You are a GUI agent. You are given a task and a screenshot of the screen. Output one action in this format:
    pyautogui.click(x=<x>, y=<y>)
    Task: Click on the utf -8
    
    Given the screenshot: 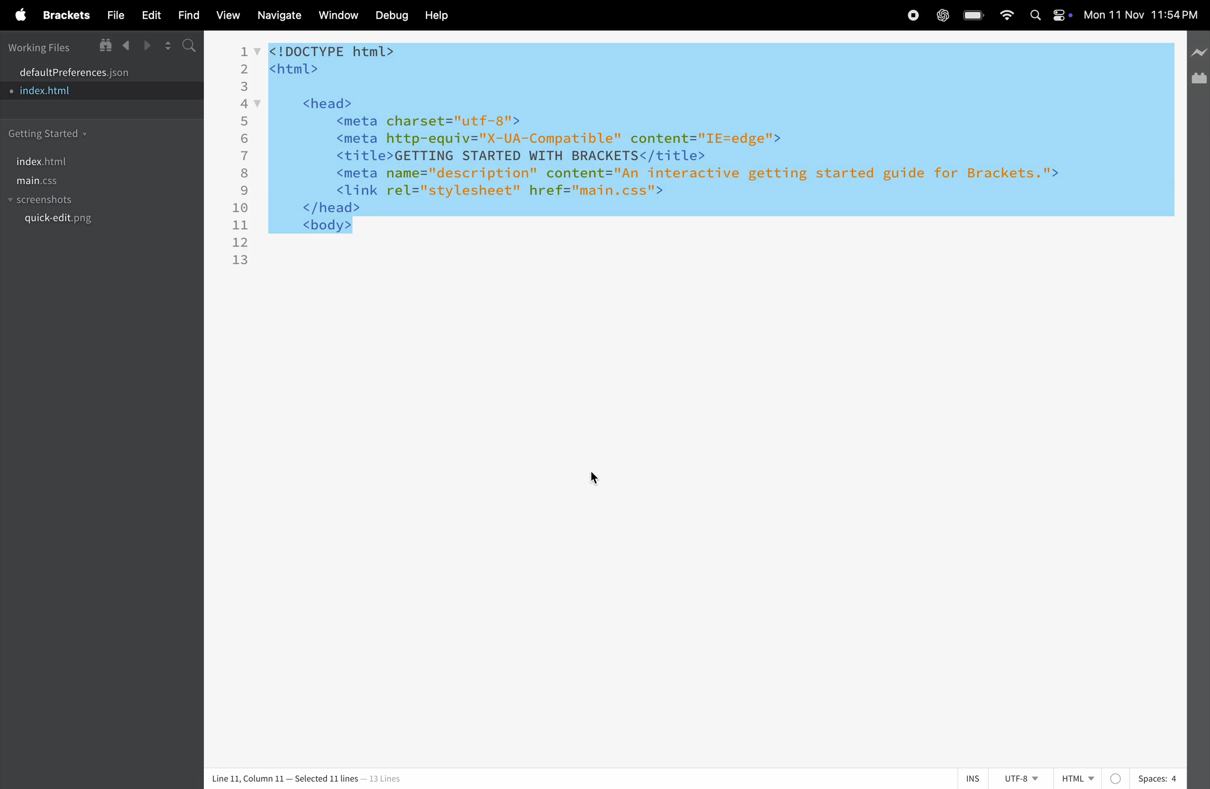 What is the action you would take?
    pyautogui.click(x=1024, y=779)
    